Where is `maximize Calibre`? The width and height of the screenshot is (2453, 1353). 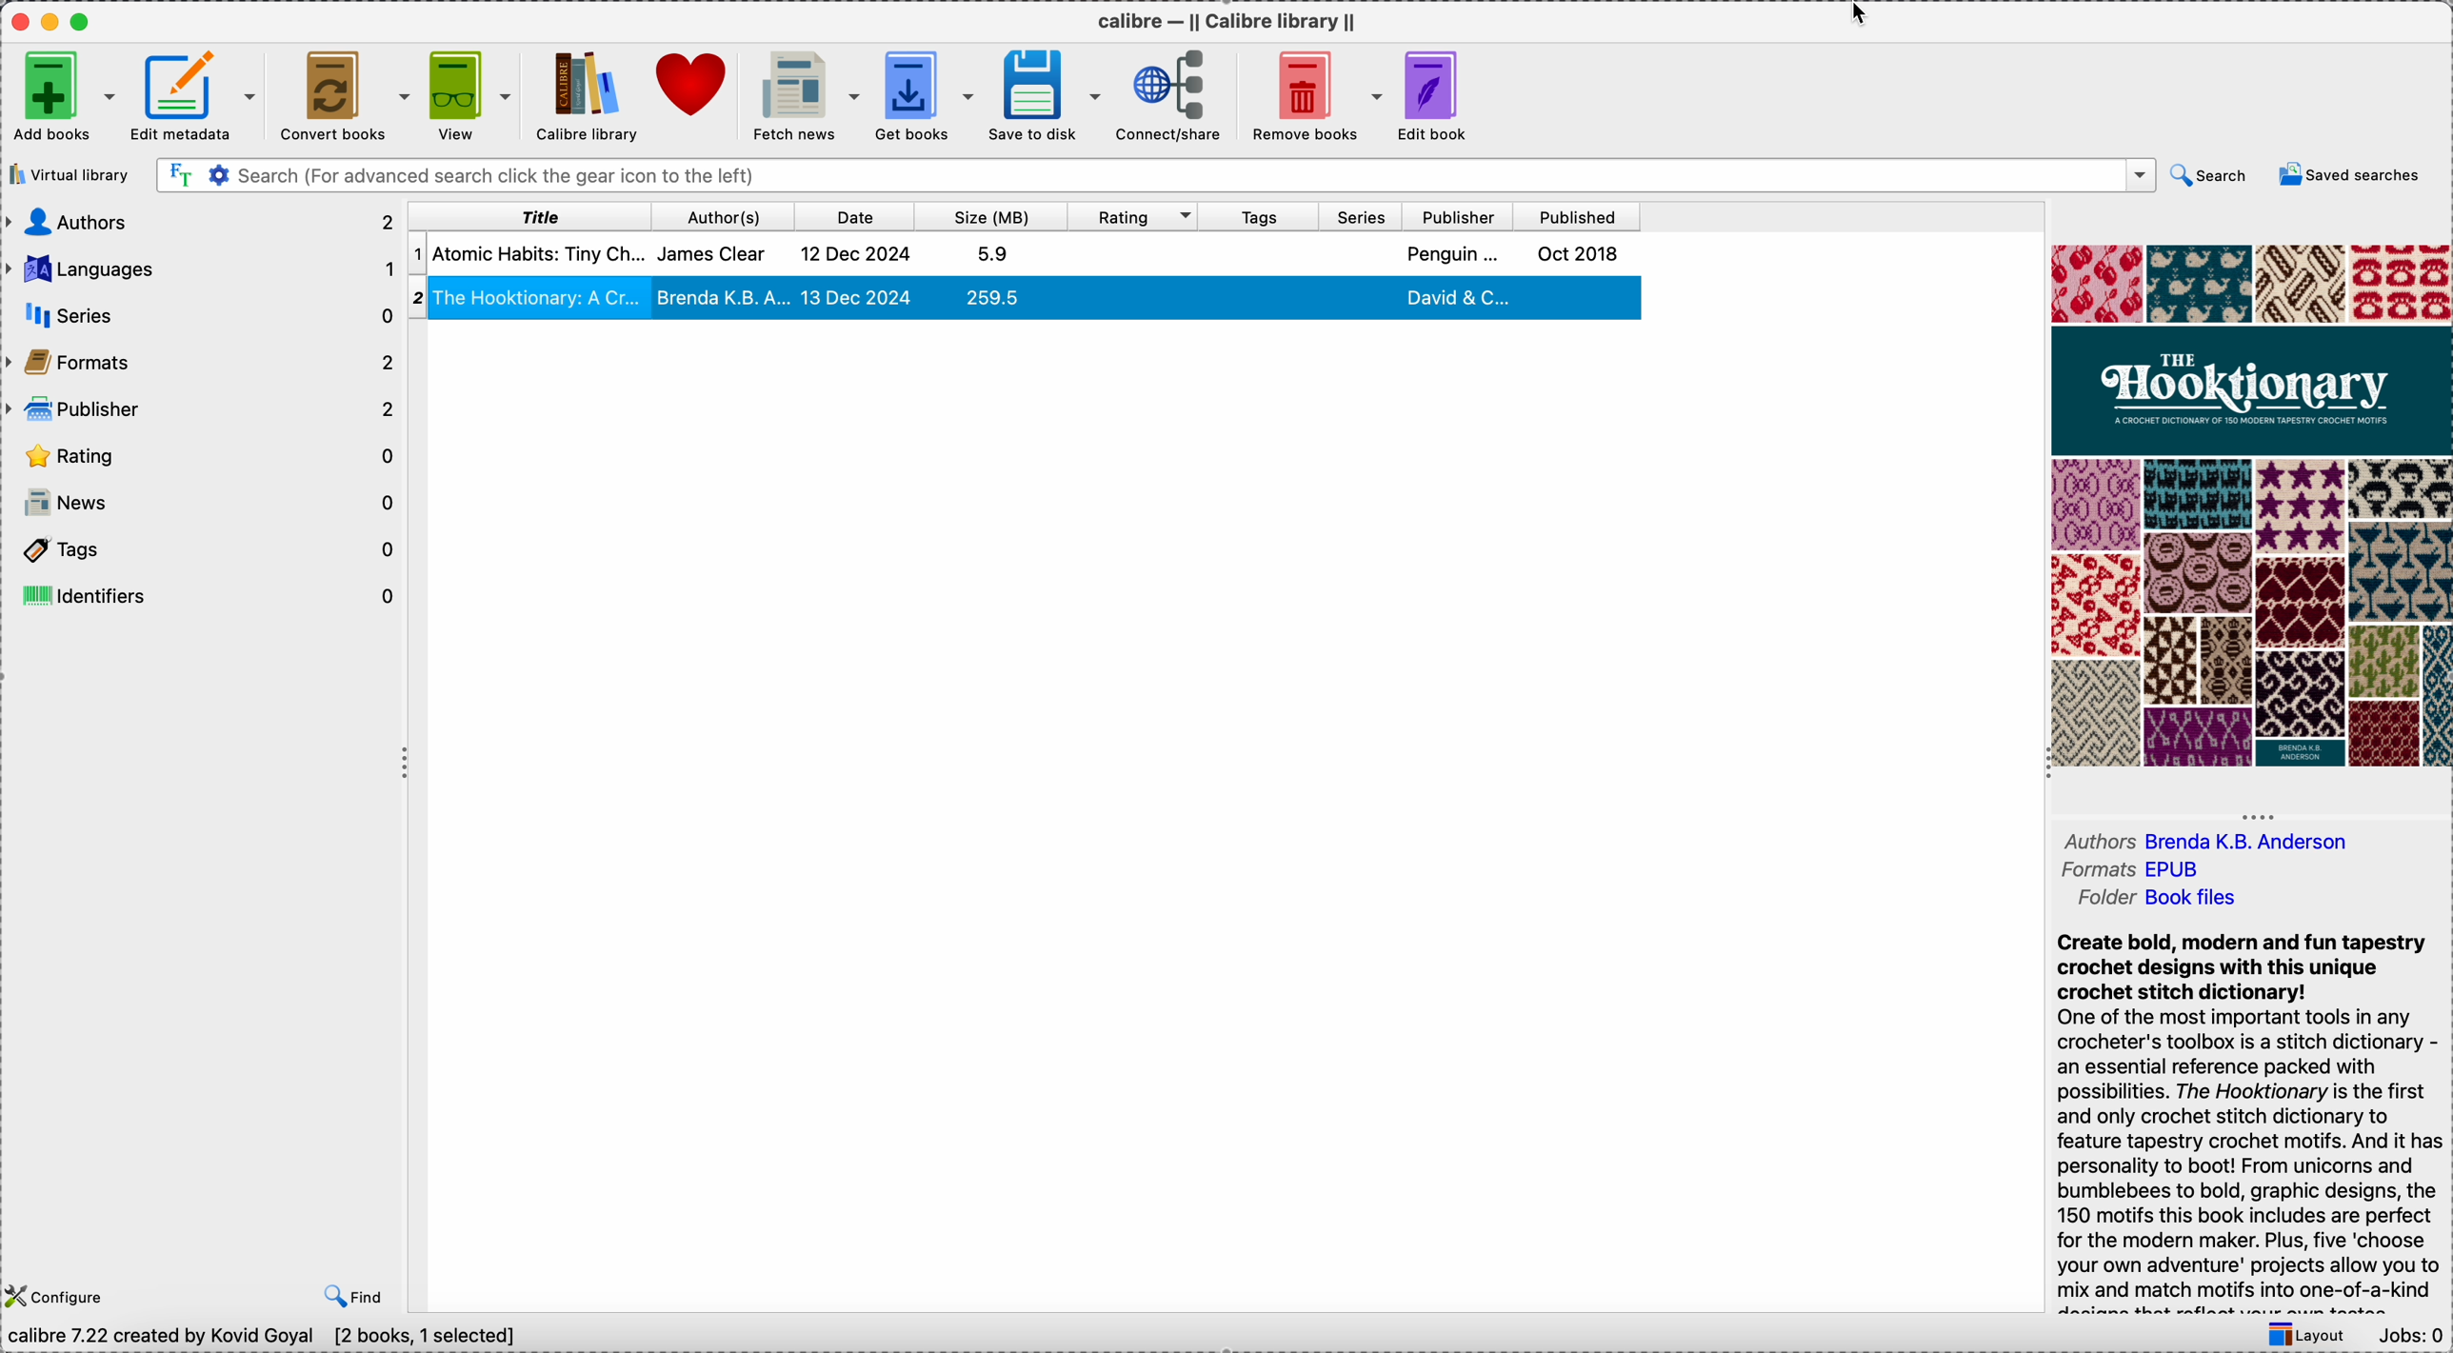 maximize Calibre is located at coordinates (84, 18).